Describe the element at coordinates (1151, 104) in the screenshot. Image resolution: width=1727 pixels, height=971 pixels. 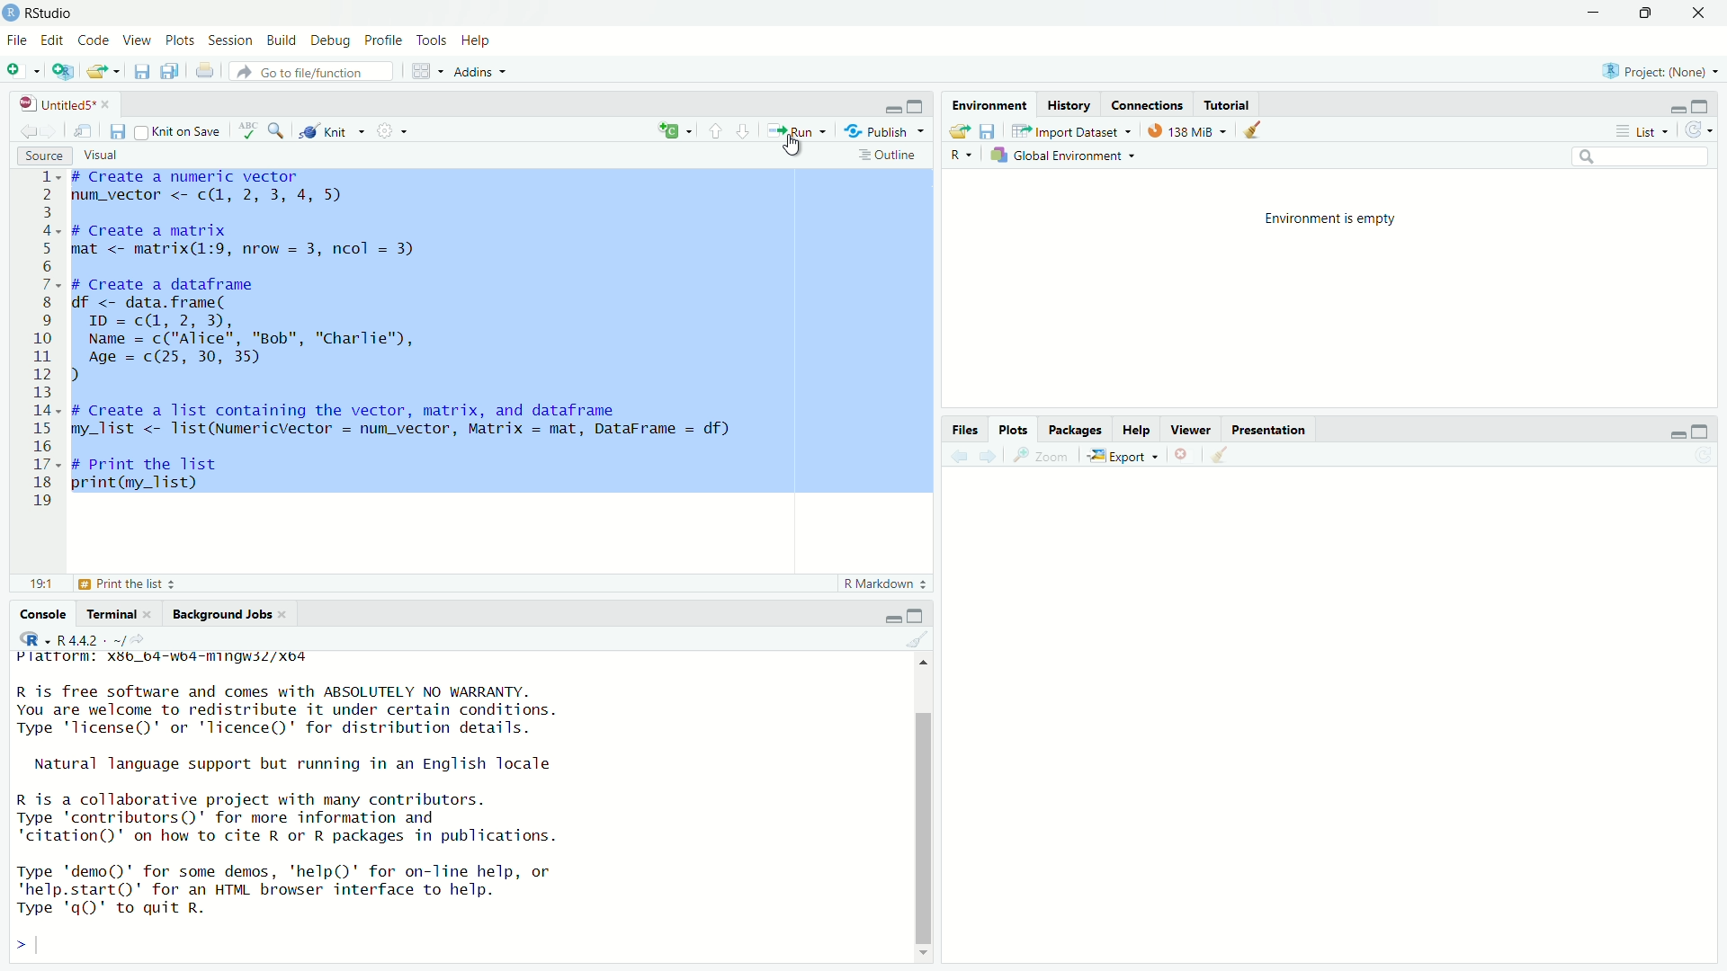
I see `Connections` at that location.